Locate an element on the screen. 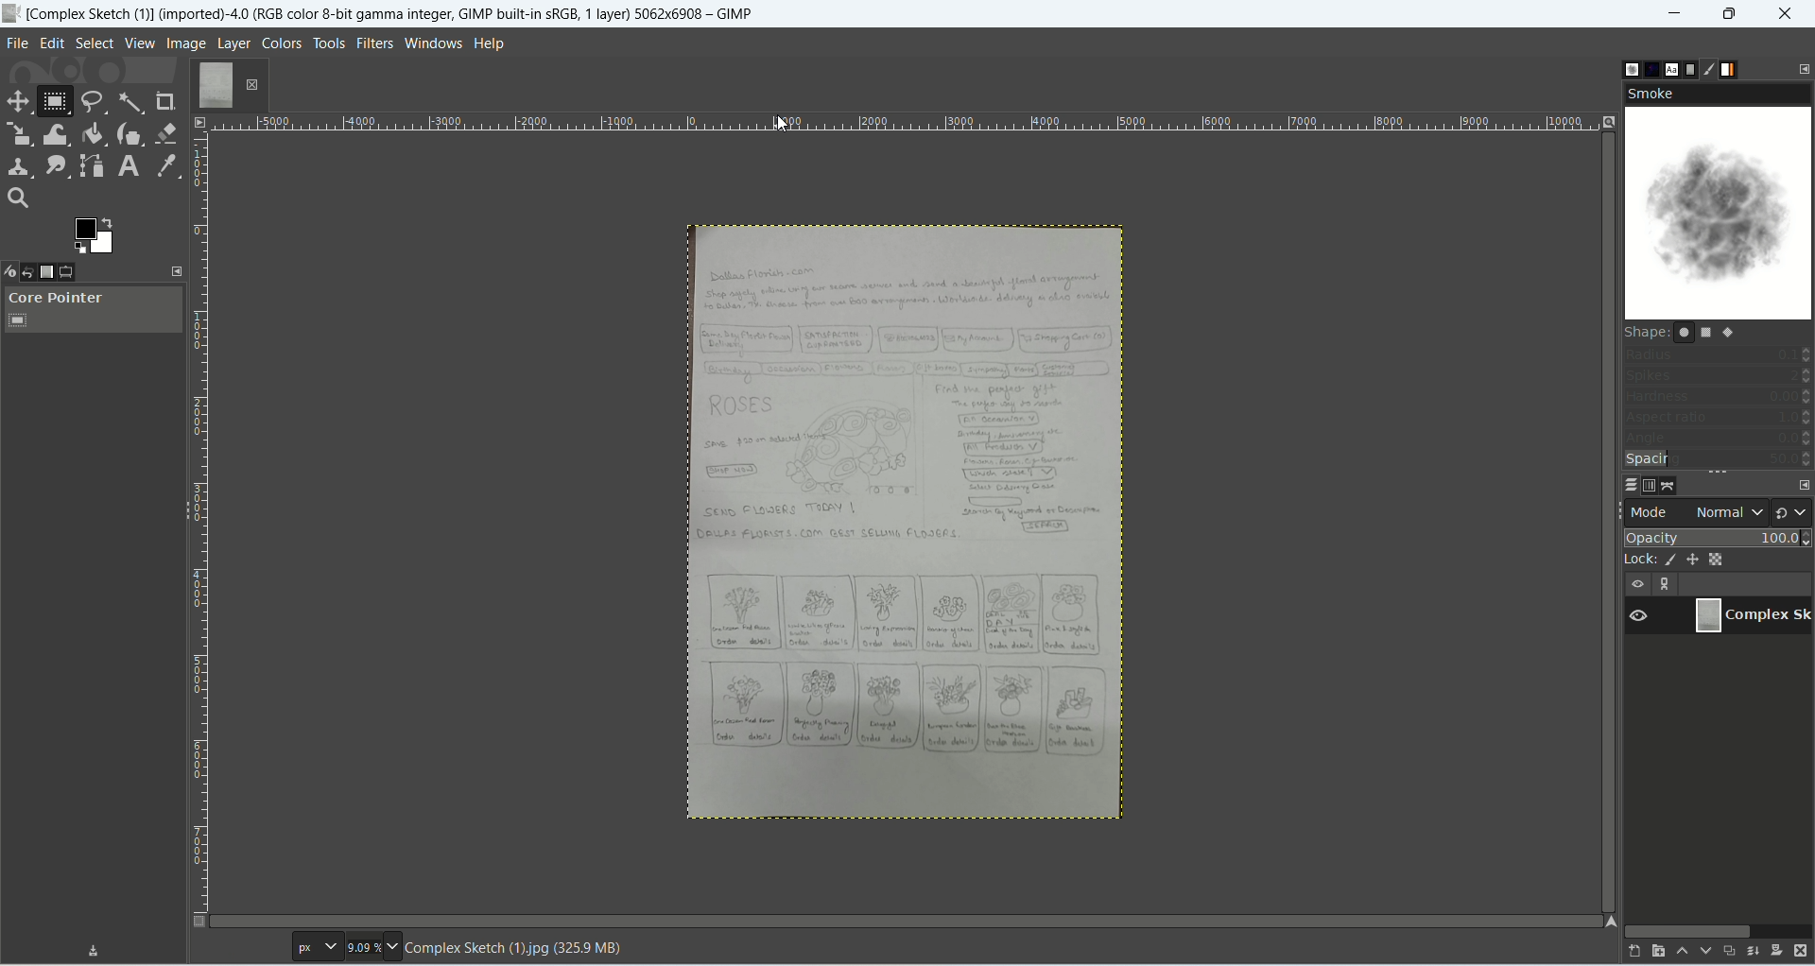 The image size is (1815, 966). smudge tool is located at coordinates (56, 167).